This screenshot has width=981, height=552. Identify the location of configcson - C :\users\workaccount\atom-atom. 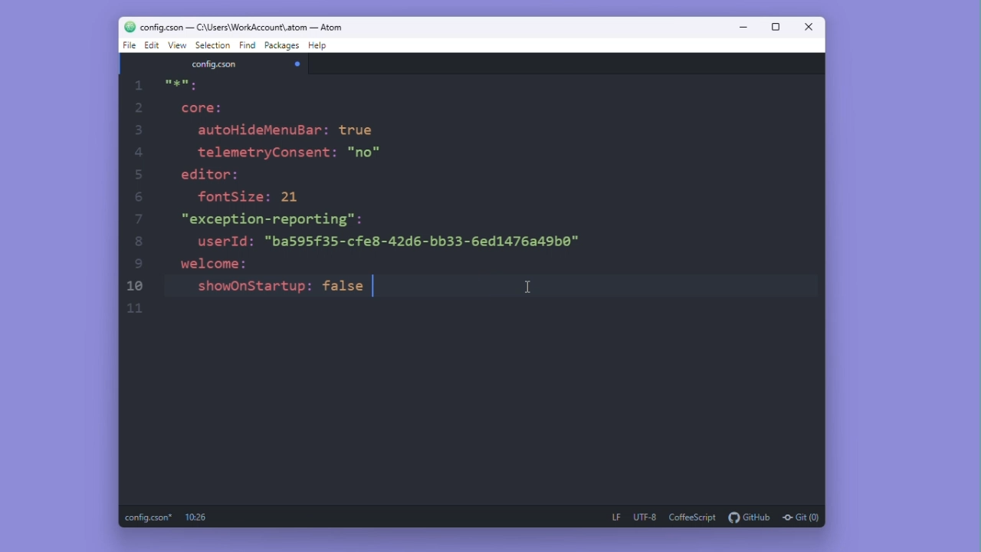
(243, 27).